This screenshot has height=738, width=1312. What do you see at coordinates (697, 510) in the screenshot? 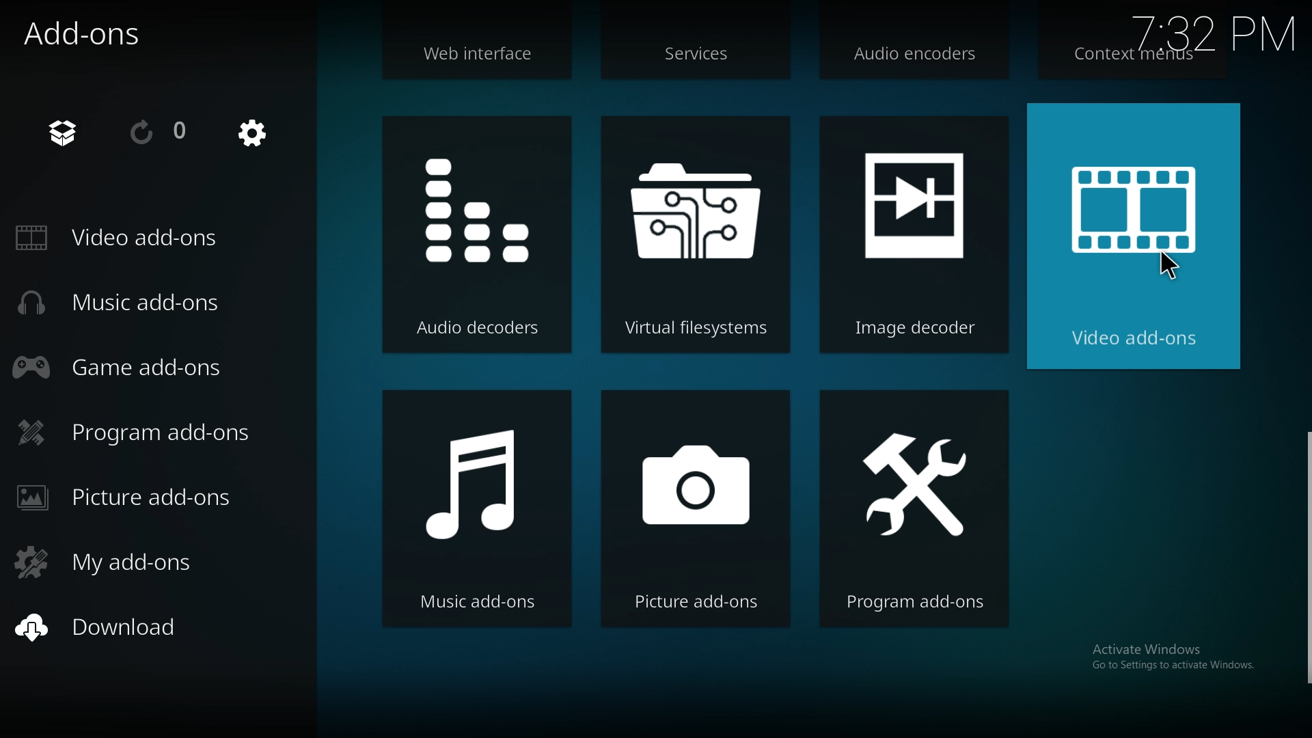
I see `picture add ons` at bounding box center [697, 510].